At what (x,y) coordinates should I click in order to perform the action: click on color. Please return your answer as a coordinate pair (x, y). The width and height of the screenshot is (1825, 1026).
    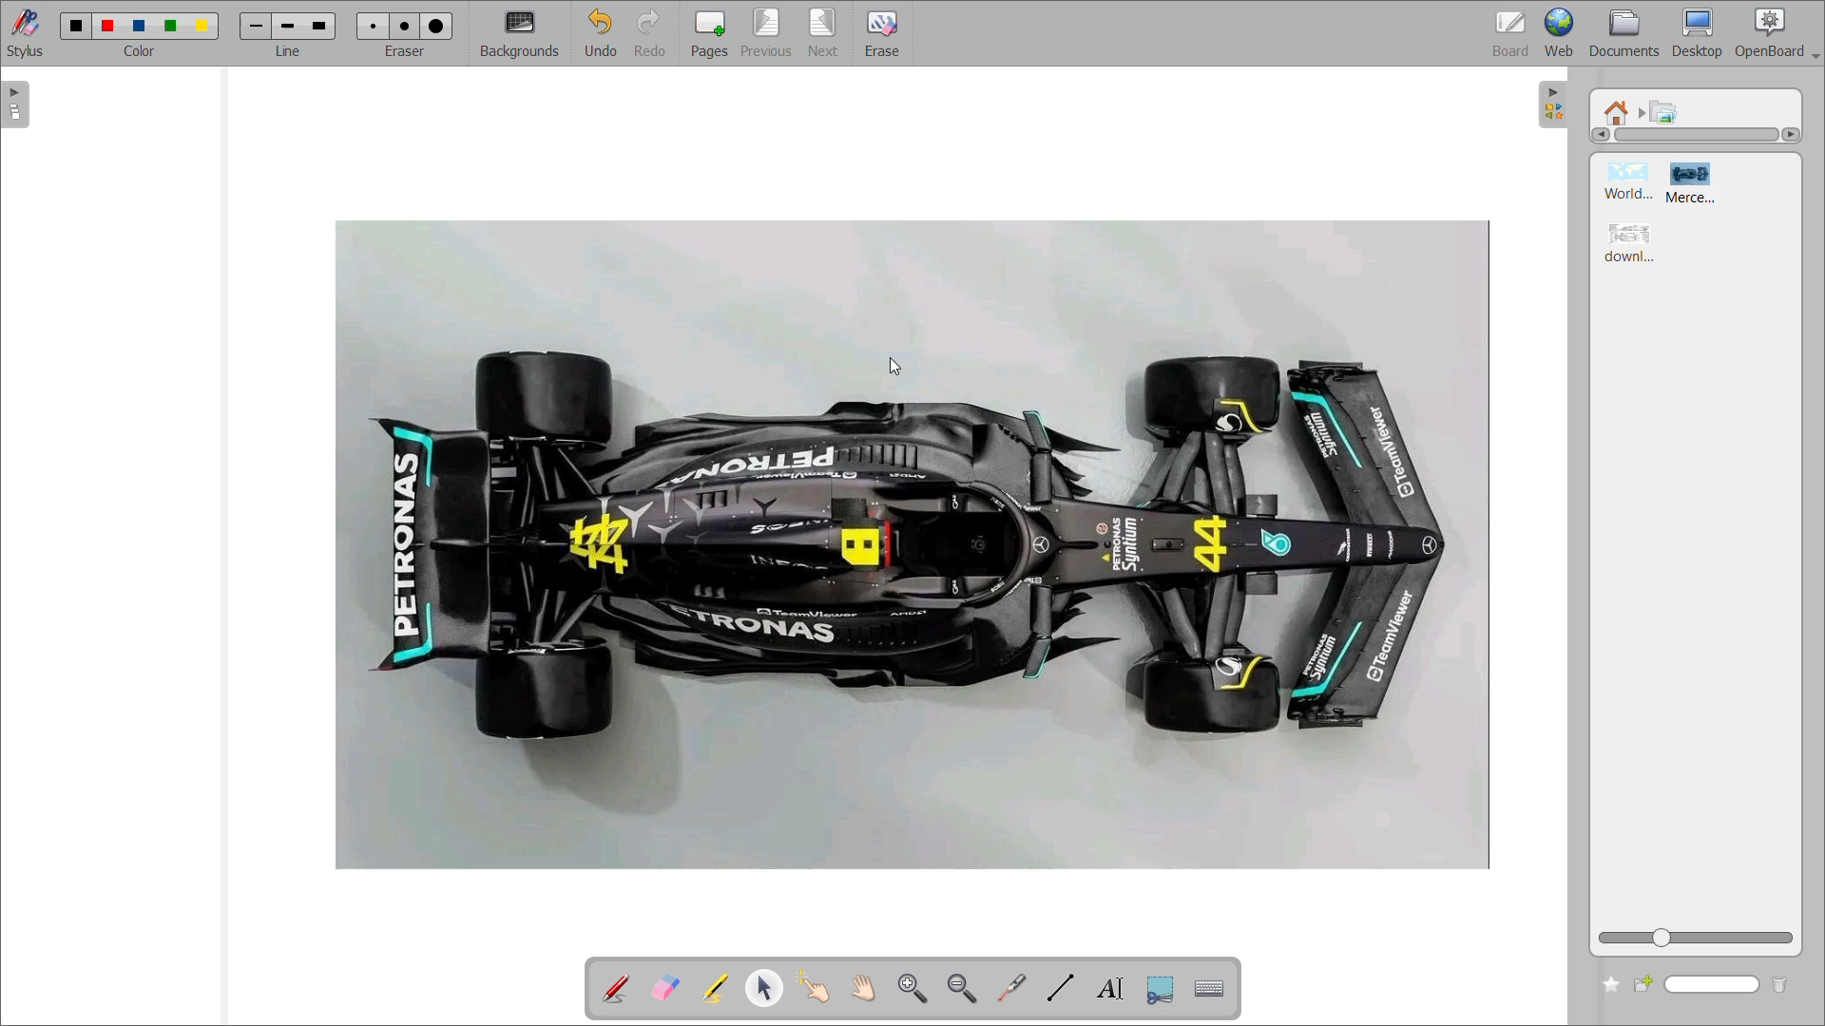
    Looking at the image, I should click on (145, 56).